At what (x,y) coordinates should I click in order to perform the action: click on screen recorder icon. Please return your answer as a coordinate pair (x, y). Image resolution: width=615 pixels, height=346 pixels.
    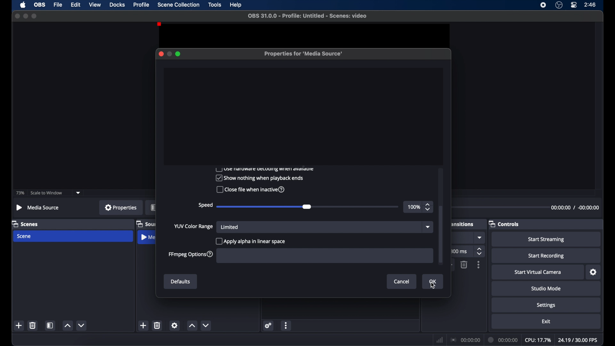
    Looking at the image, I should click on (543, 5).